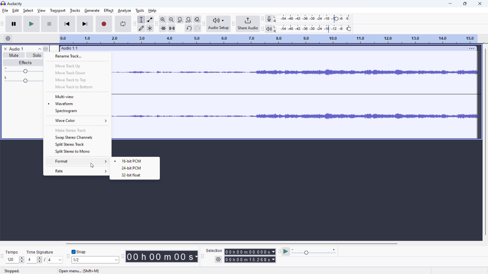 The width and height of the screenshot is (488, 274). Describe the element at coordinates (17, 49) in the screenshot. I see `title o project` at that location.